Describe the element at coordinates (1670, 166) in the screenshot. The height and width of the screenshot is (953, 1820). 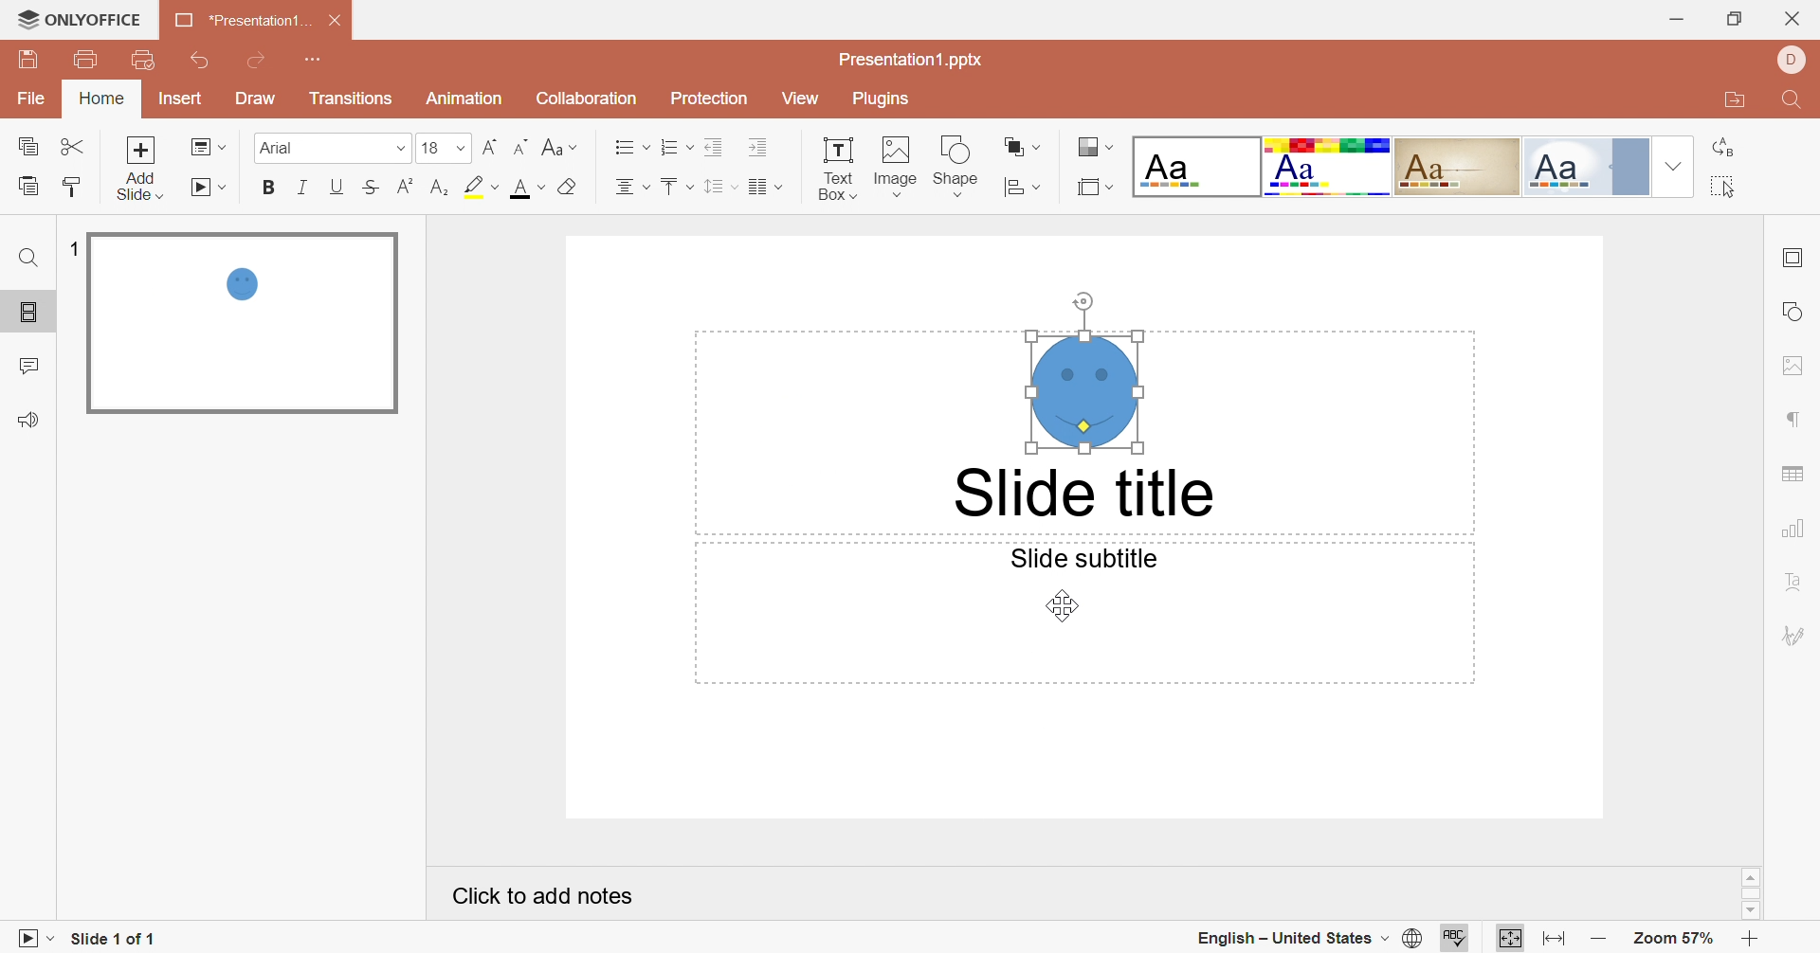
I see `Drop Down` at that location.